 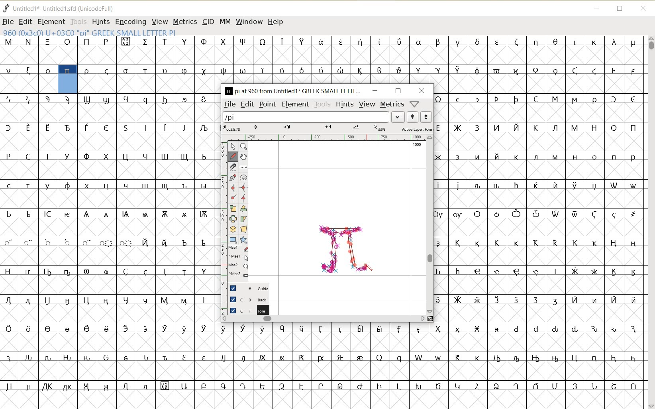 What do you see at coordinates (233, 146) in the screenshot?
I see `pointer` at bounding box center [233, 146].